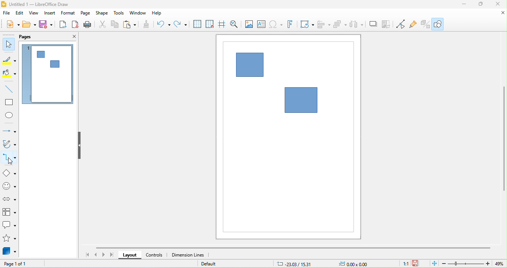 The width and height of the screenshot is (507, 268). Describe the element at coordinates (158, 13) in the screenshot. I see `help` at that location.